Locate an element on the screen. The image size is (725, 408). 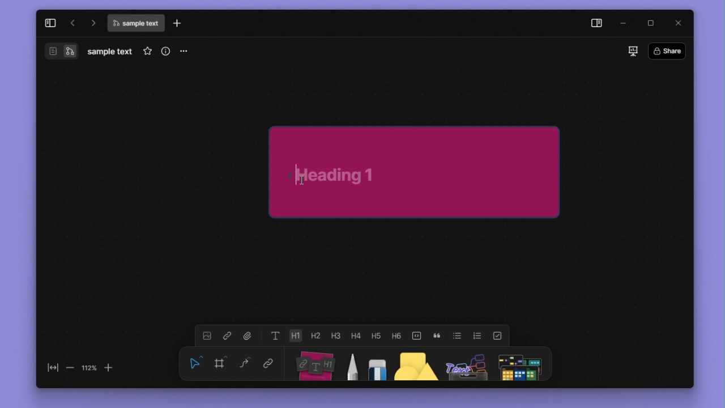
Heading 3 is located at coordinates (335, 335).